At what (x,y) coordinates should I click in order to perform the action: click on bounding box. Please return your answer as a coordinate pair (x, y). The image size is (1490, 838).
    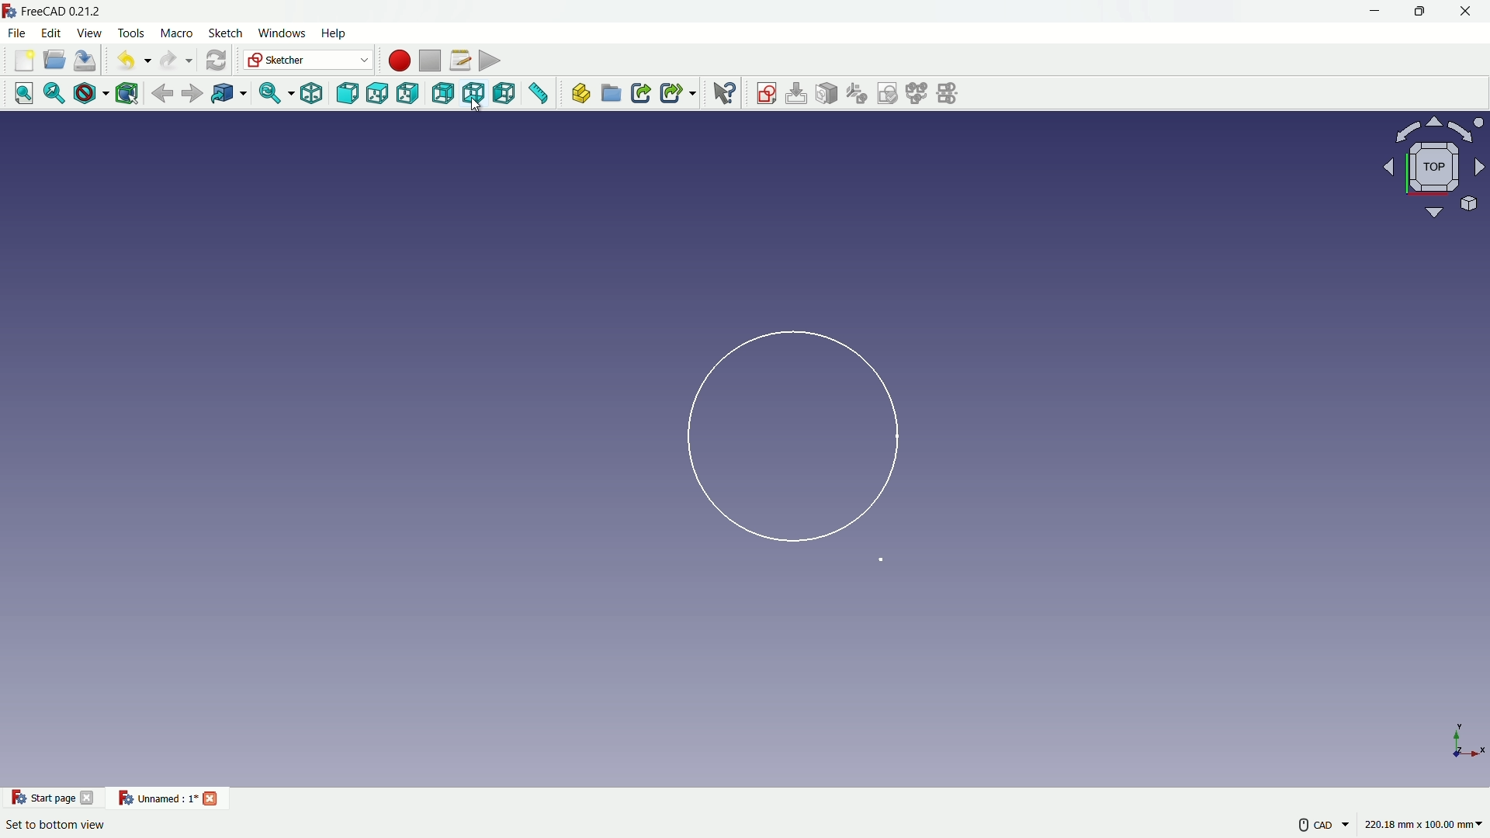
    Looking at the image, I should click on (128, 93).